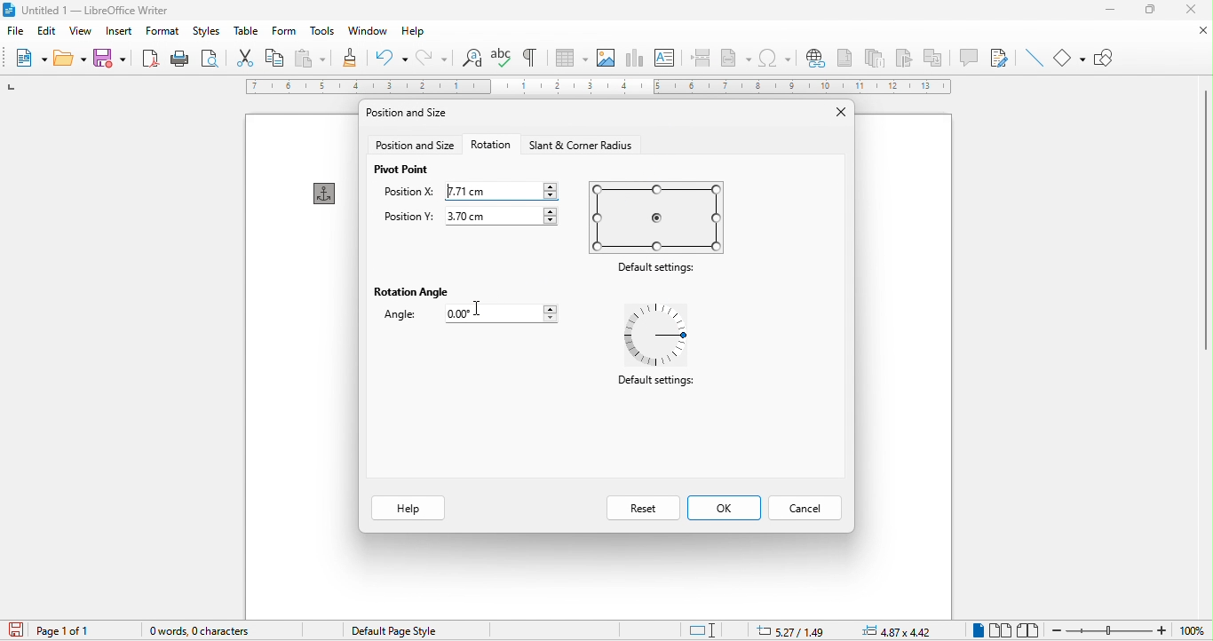  I want to click on cut, so click(247, 59).